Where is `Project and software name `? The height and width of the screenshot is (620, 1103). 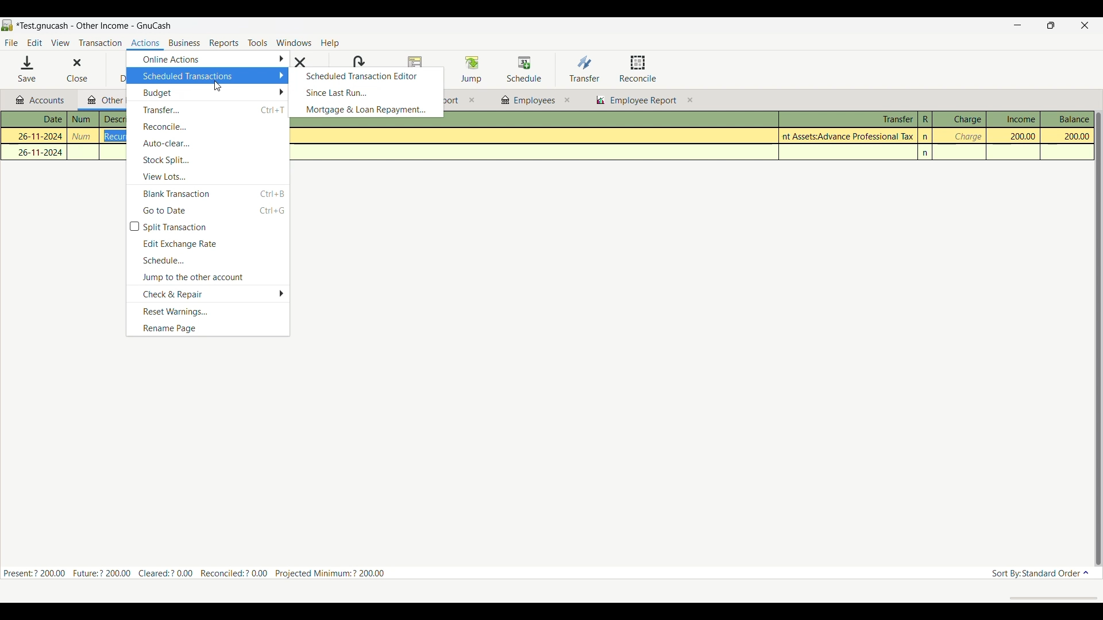
Project and software name  is located at coordinates (94, 26).